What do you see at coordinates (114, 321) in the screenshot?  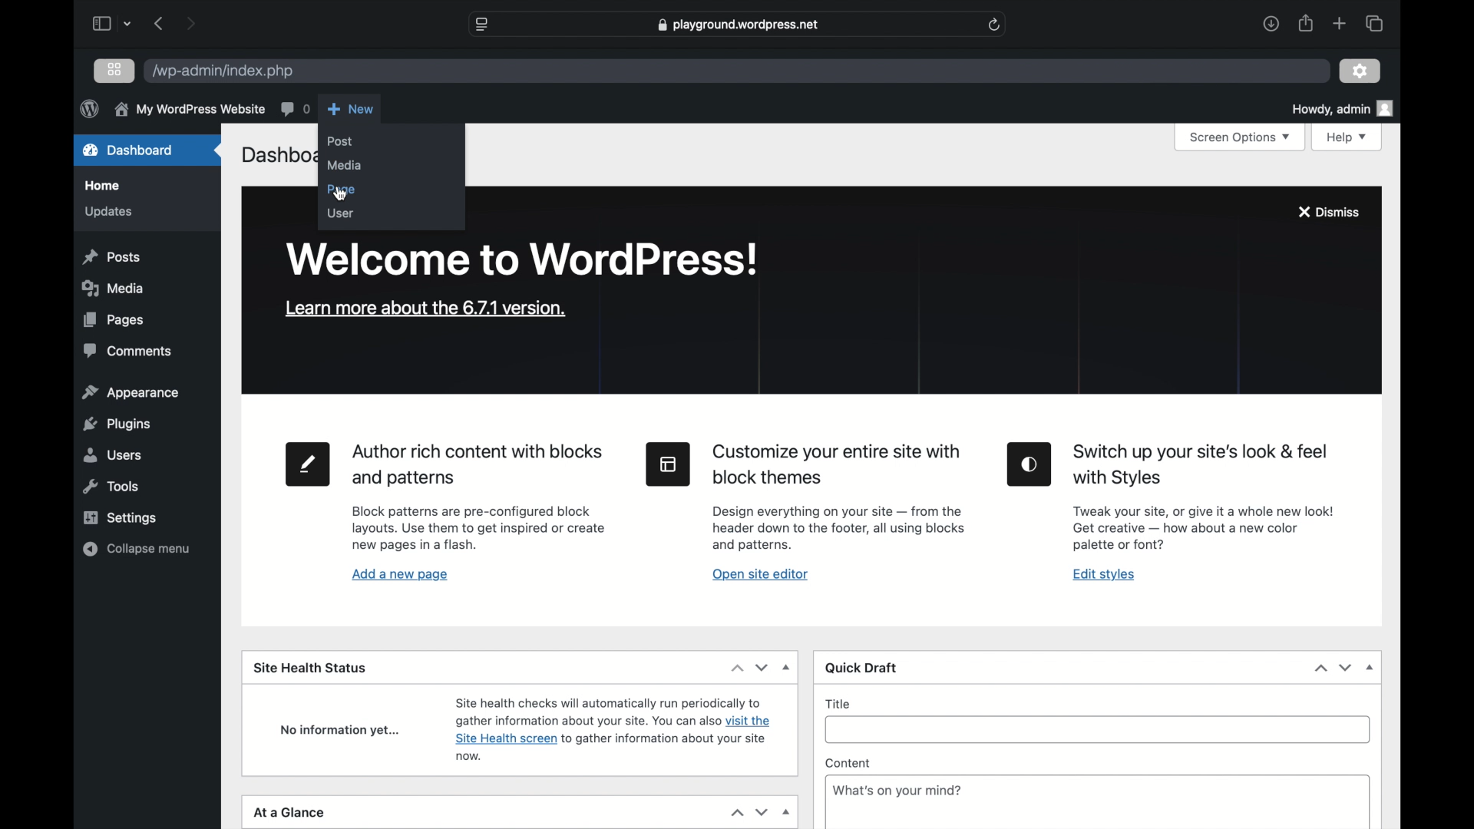 I see `pages` at bounding box center [114, 321].